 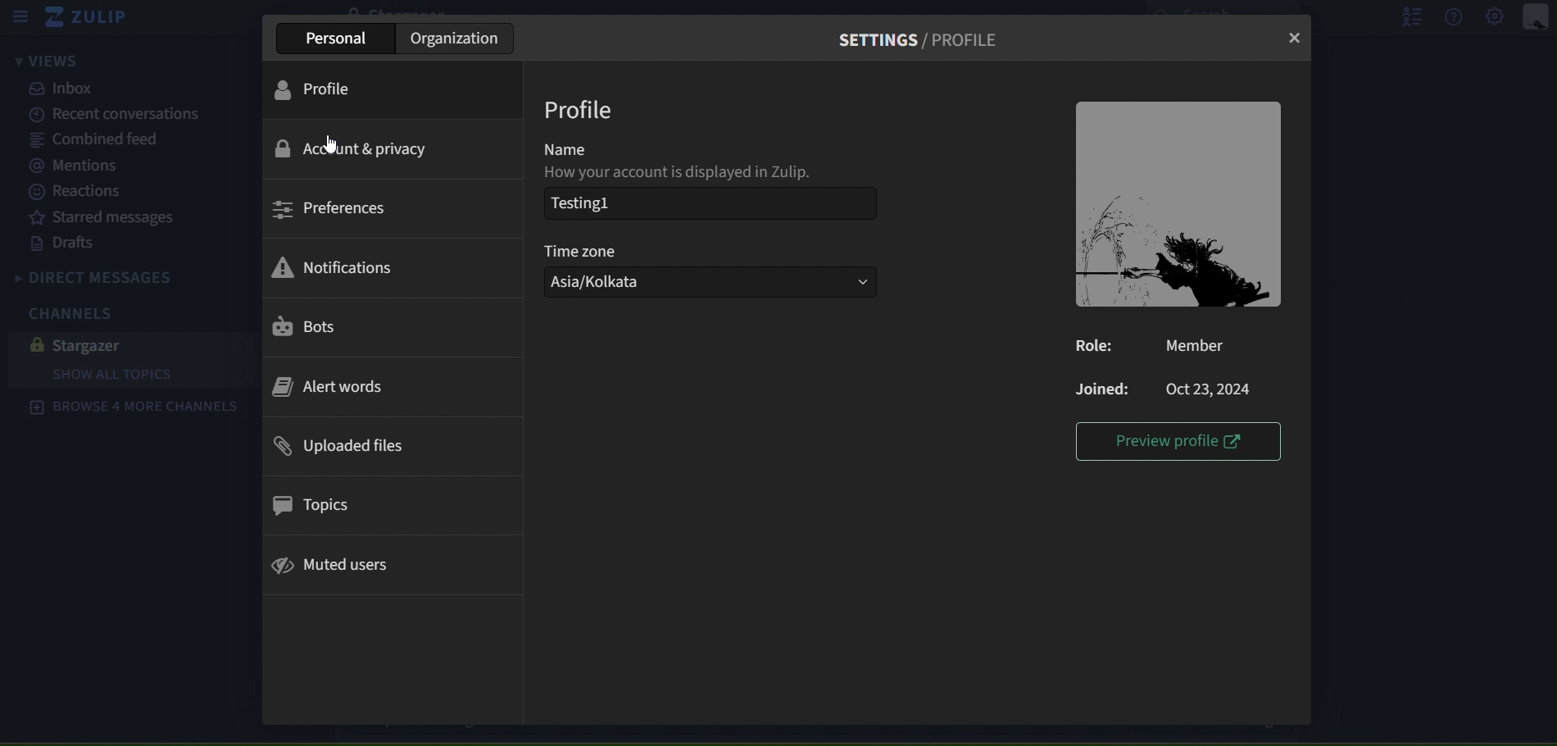 I want to click on organization, so click(x=457, y=38).